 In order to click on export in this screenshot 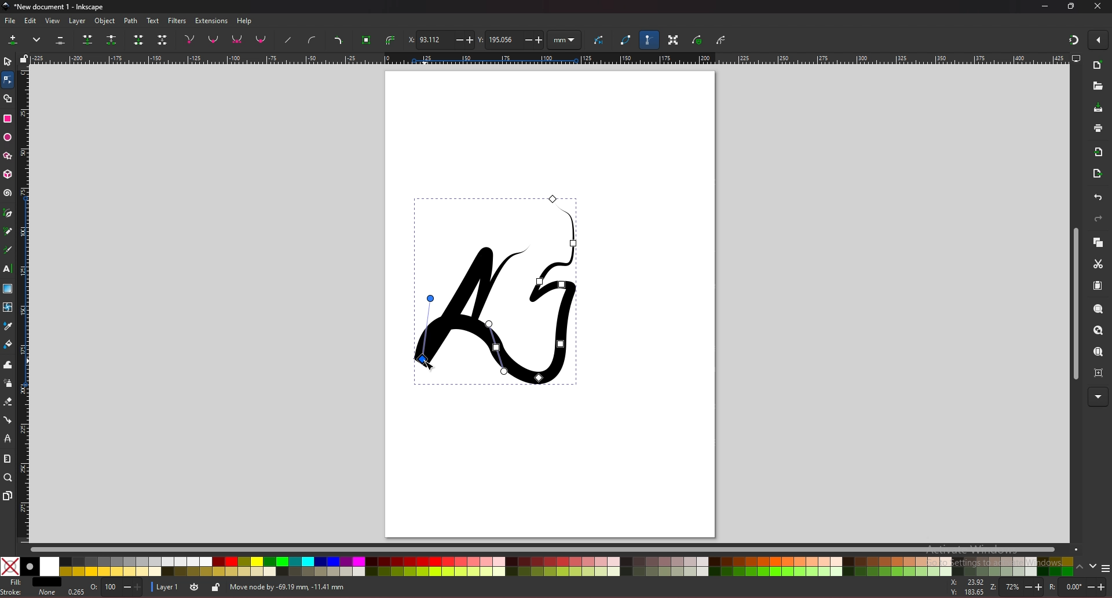, I will do `click(1098, 173)`.